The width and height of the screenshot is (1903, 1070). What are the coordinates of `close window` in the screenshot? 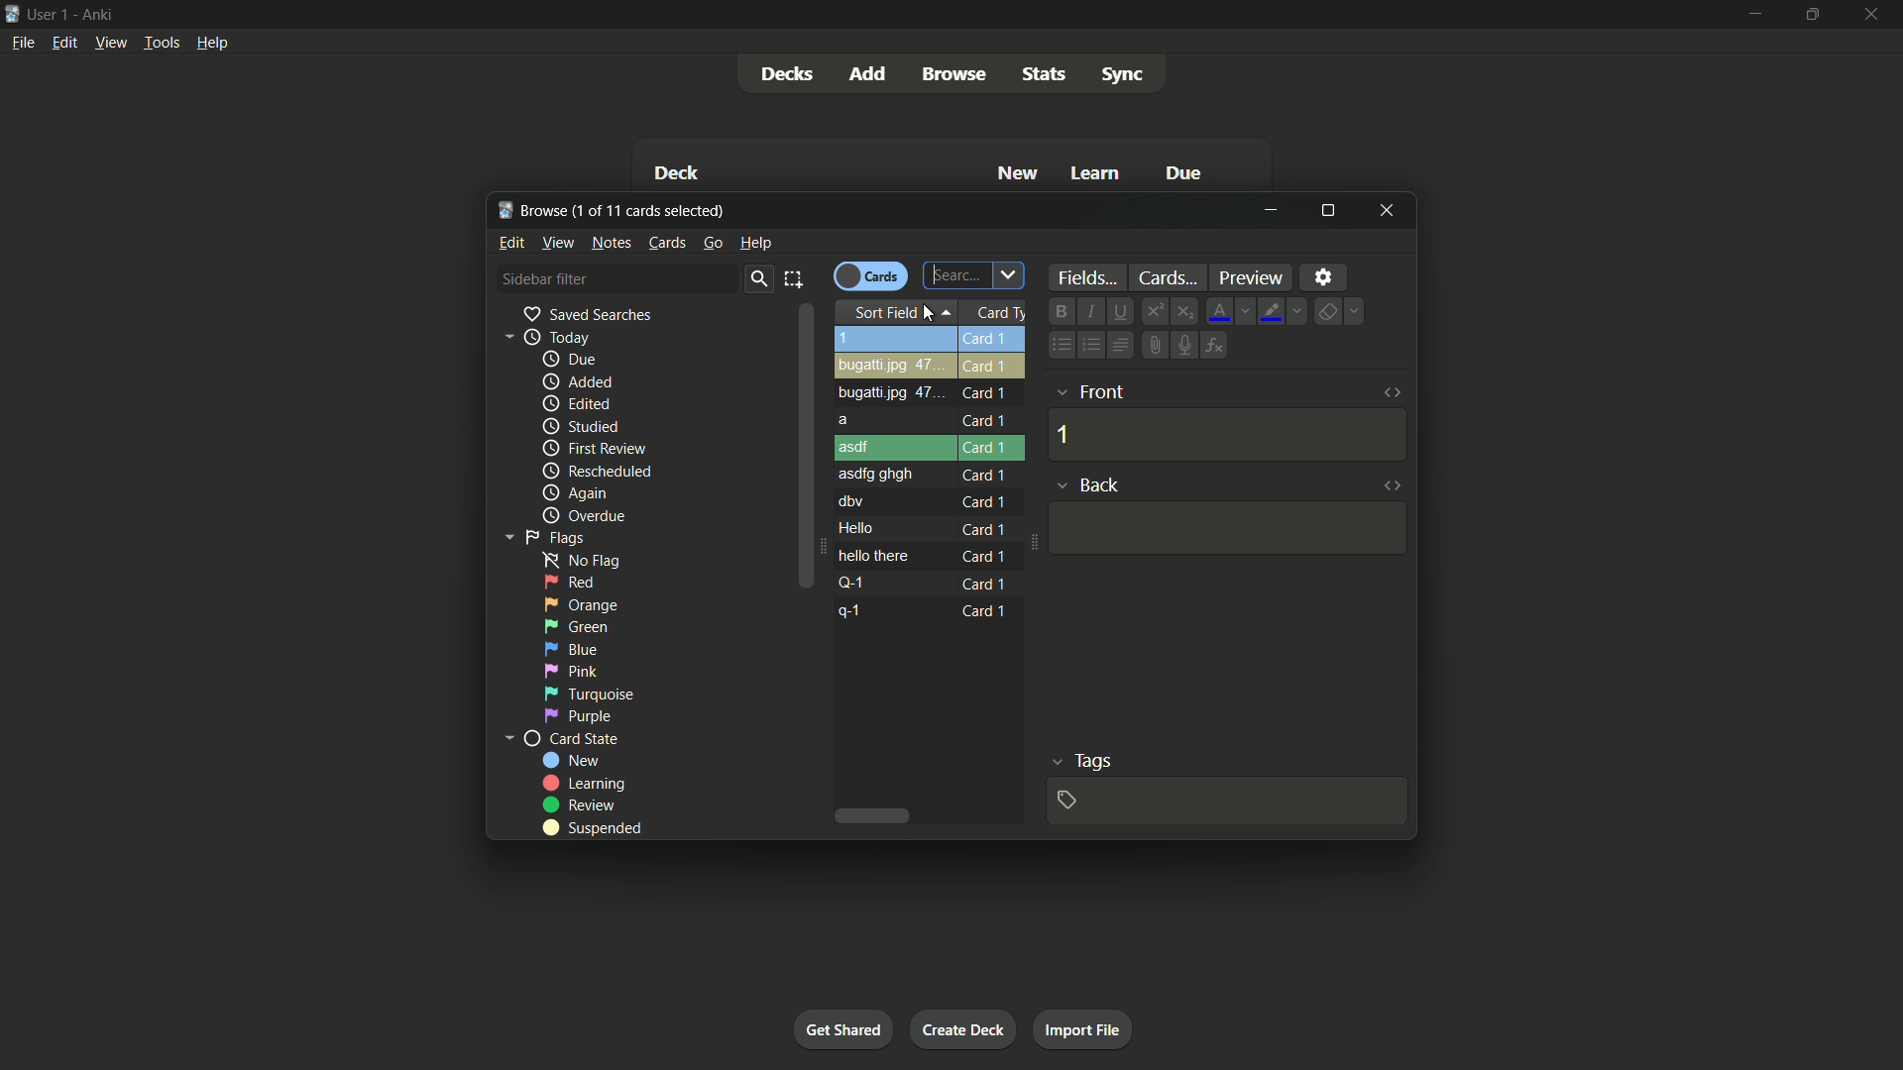 It's located at (1388, 212).